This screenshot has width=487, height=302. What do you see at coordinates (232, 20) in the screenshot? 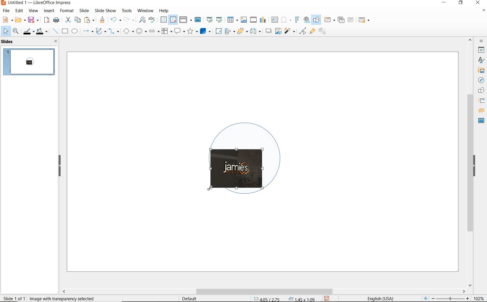
I see `insert table` at bounding box center [232, 20].